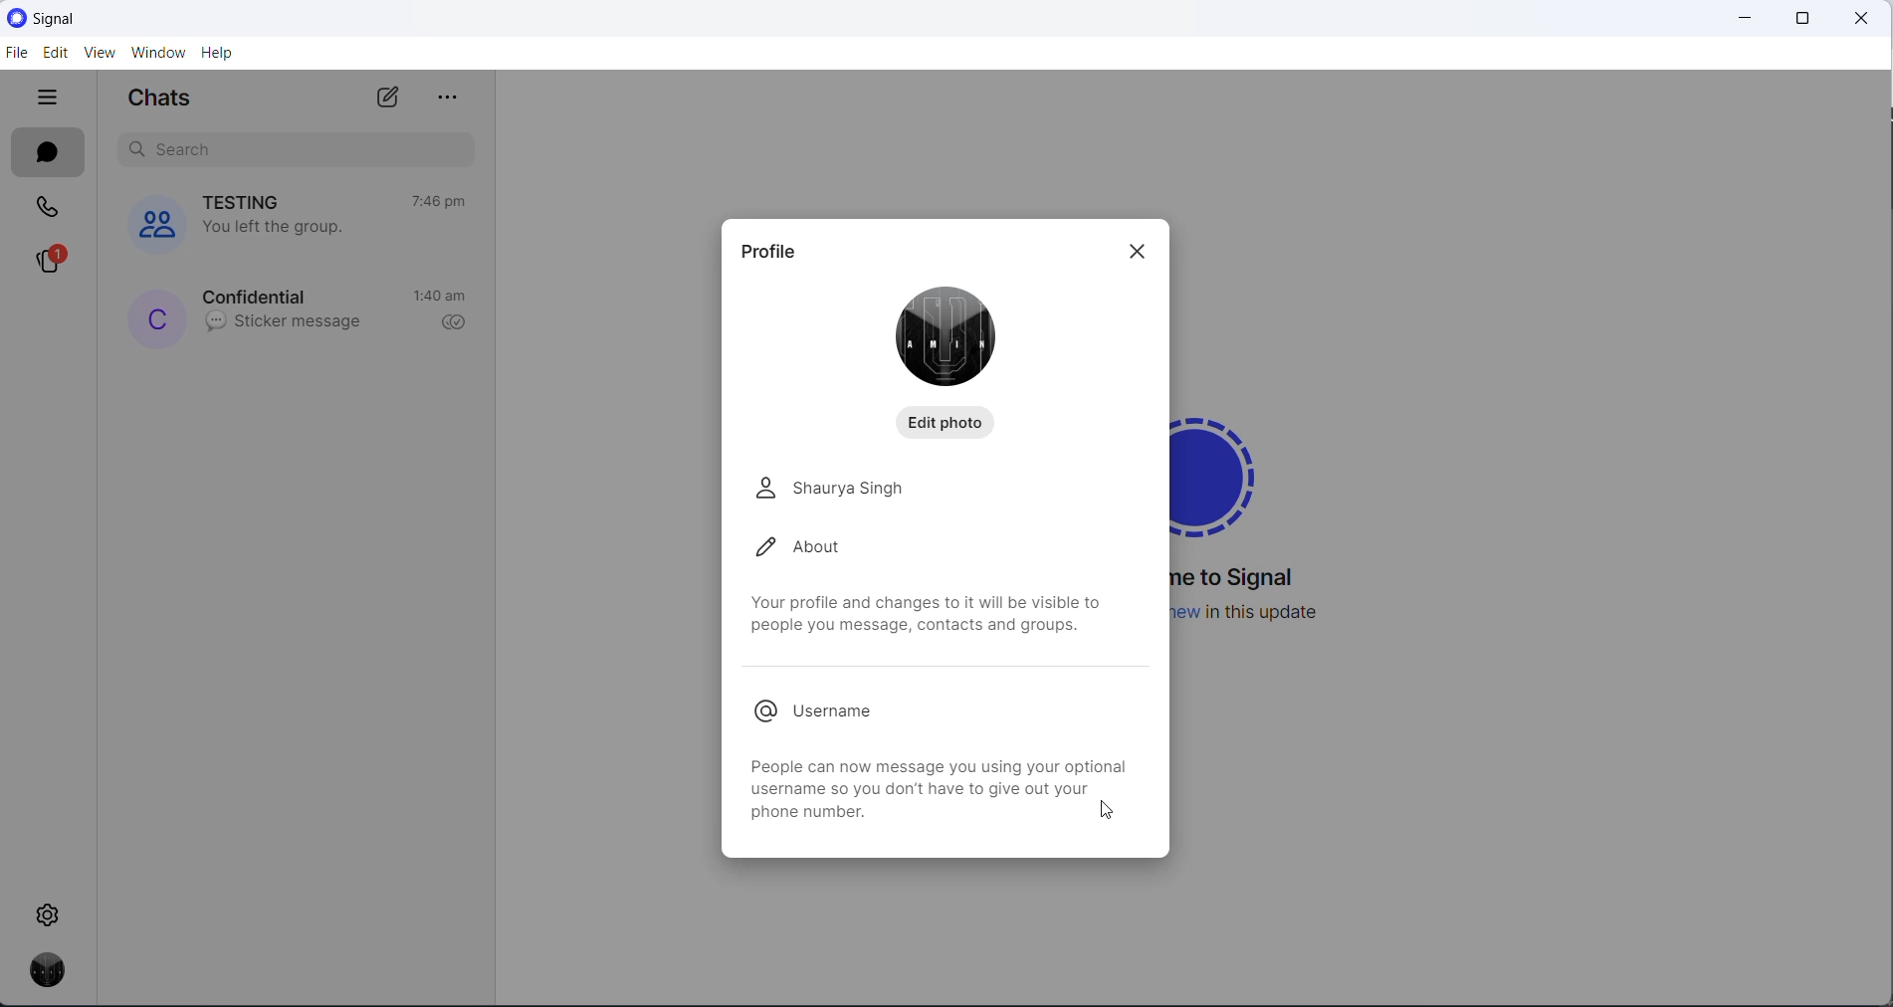 The height and width of the screenshot is (1007, 1893). What do you see at coordinates (1262, 612) in the screenshot?
I see `new update information` at bounding box center [1262, 612].